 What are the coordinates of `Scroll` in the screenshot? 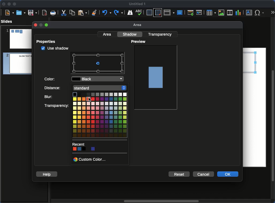 It's located at (160, 201).